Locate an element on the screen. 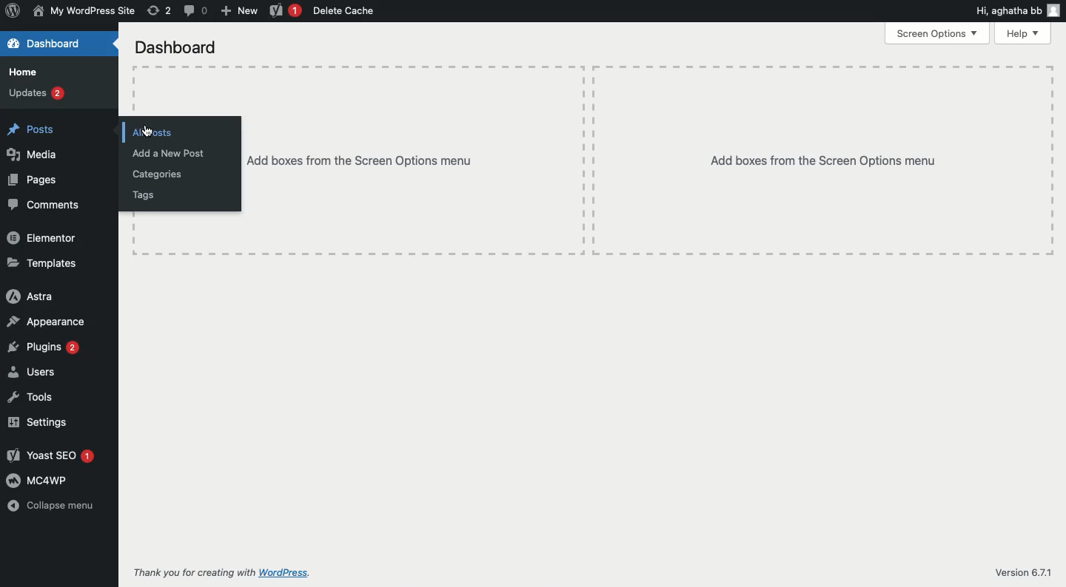 This screenshot has width=1066, height=587. Categories is located at coordinates (155, 175).